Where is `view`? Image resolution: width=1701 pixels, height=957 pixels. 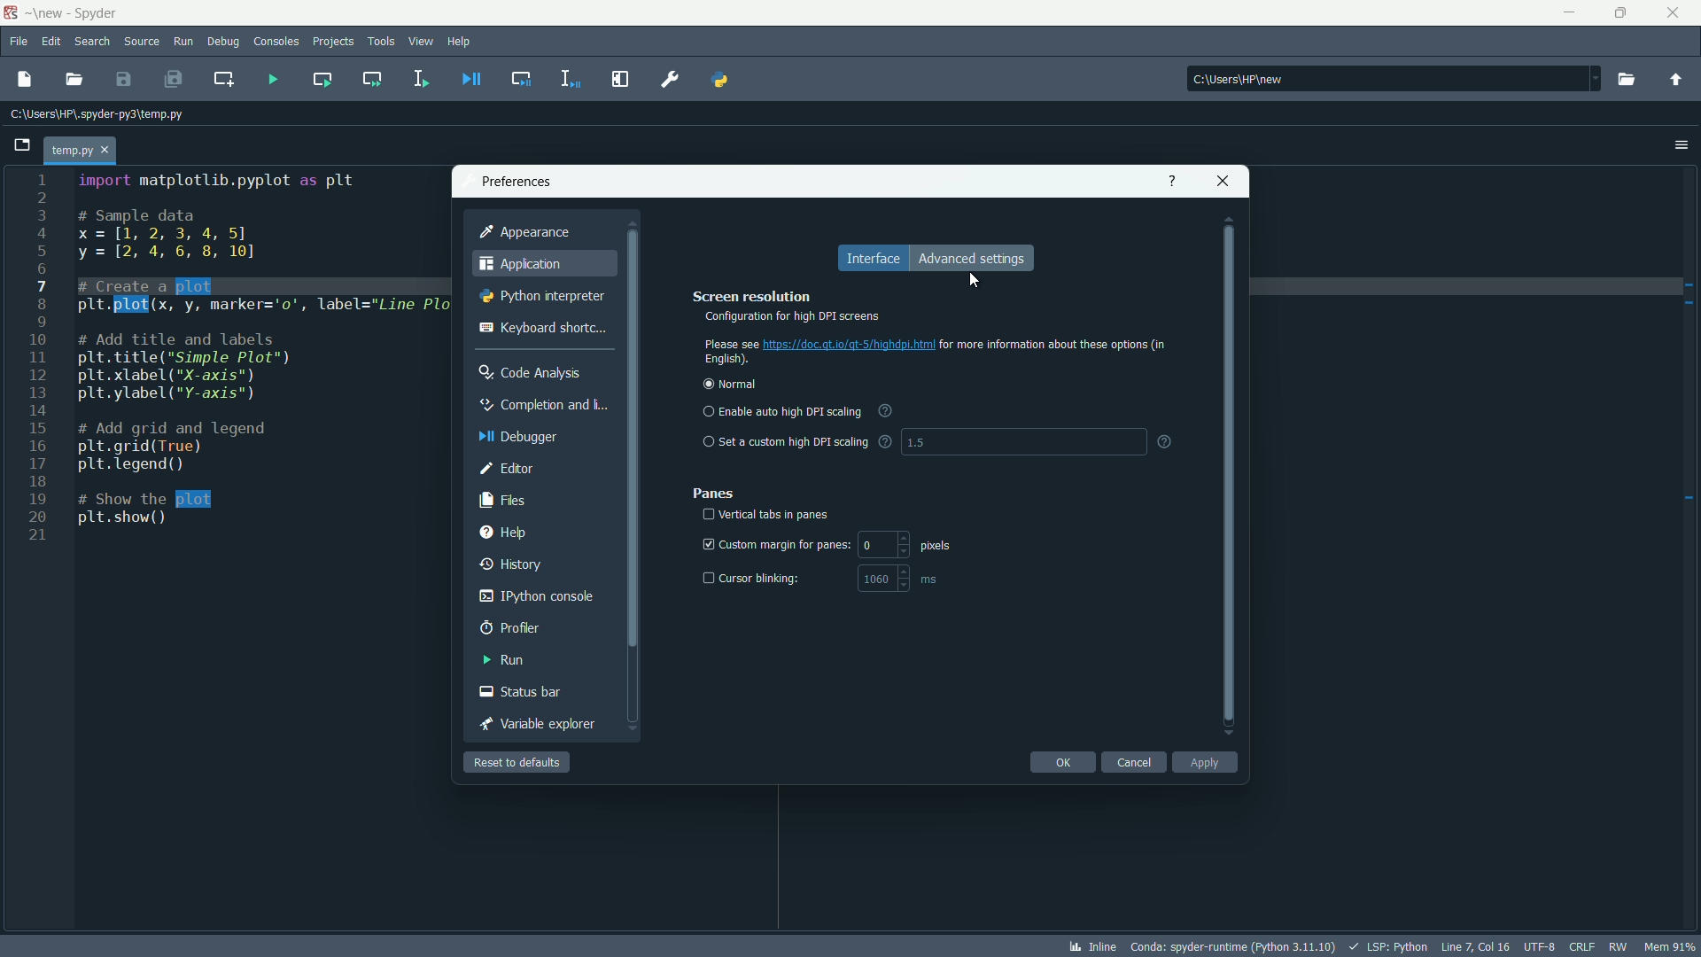
view is located at coordinates (421, 41).